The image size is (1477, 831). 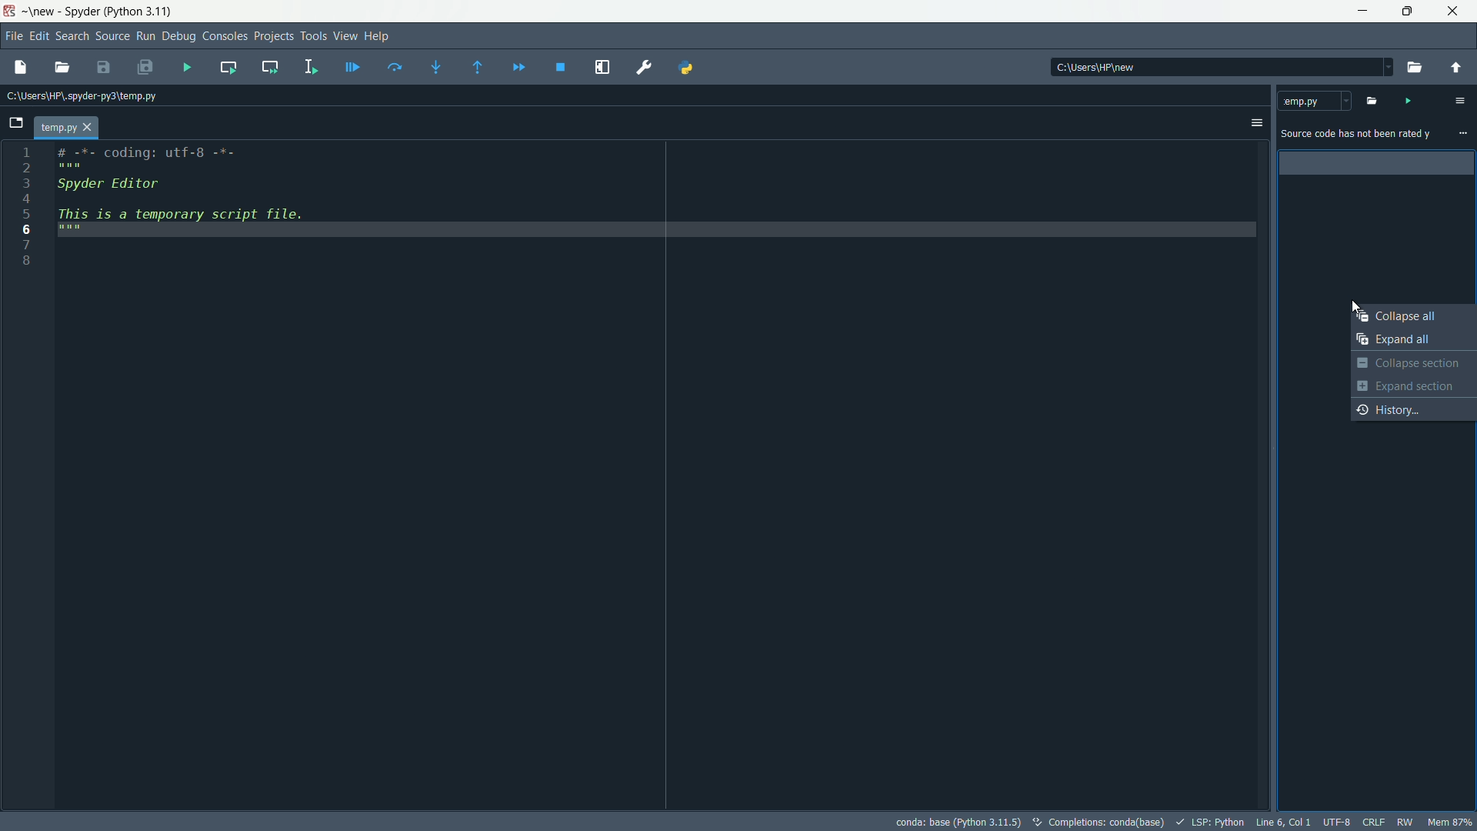 What do you see at coordinates (1355, 309) in the screenshot?
I see `cursor` at bounding box center [1355, 309].